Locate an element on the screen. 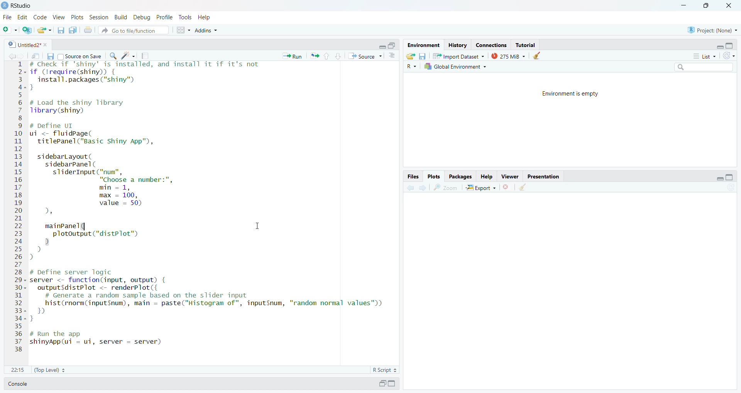  History is located at coordinates (458, 46).